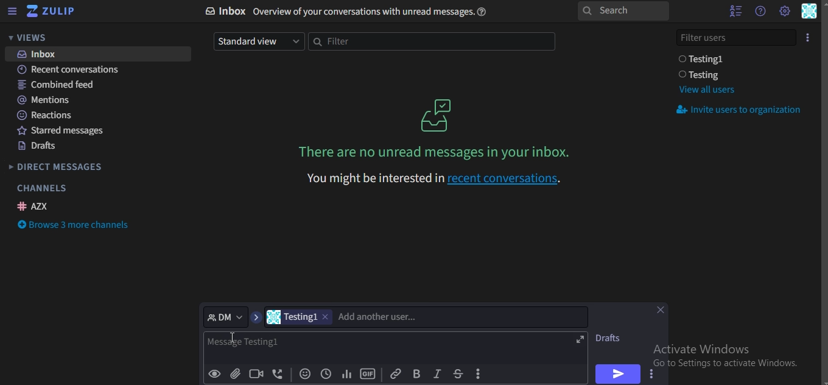 The image size is (828, 385). I want to click on preview, so click(215, 374).